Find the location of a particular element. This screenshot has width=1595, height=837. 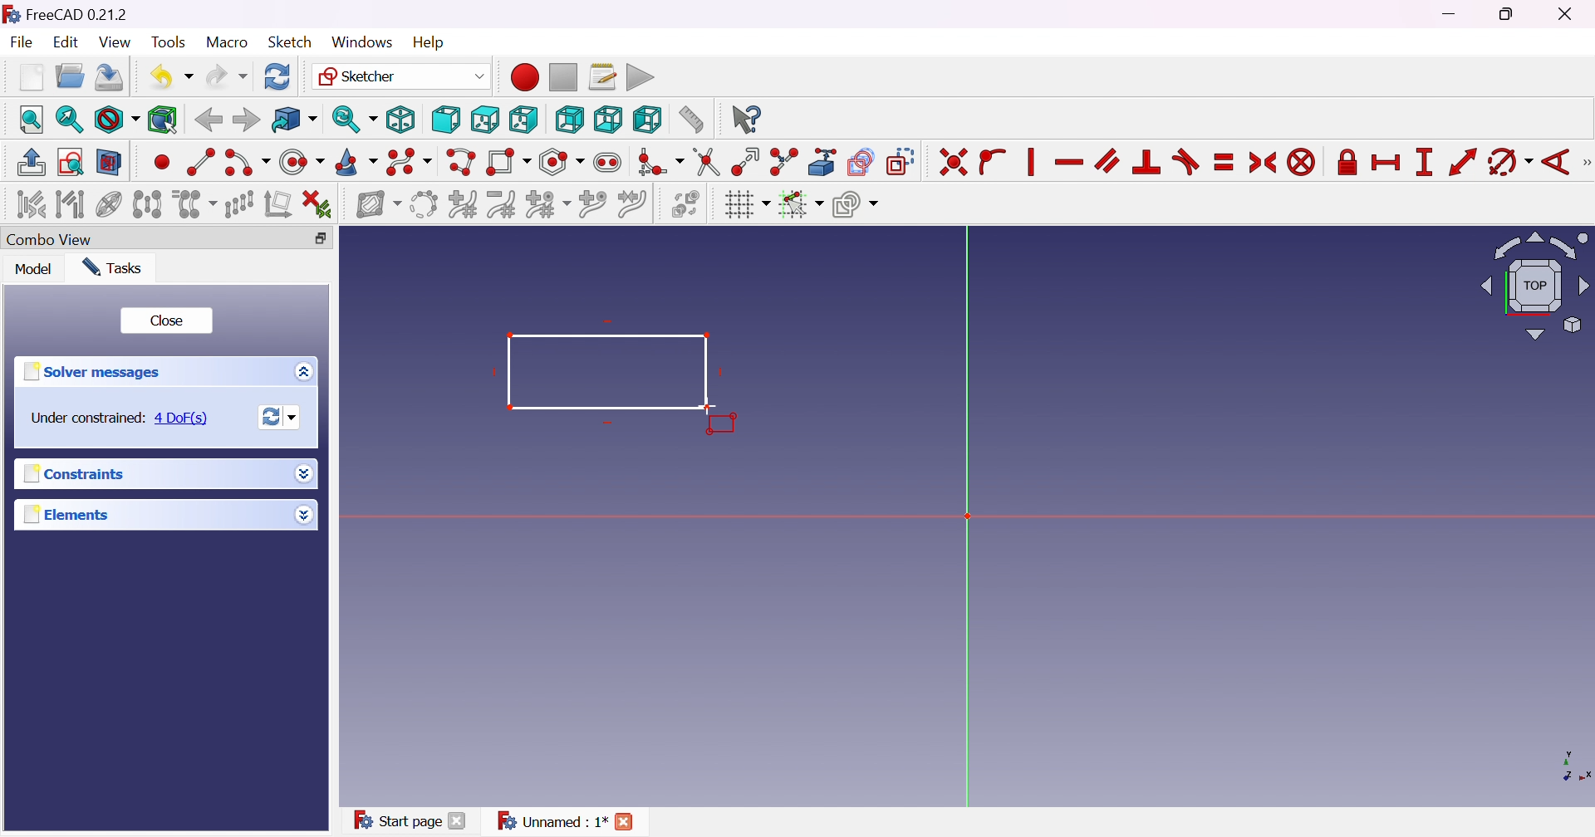

Constrain point onto object is located at coordinates (994, 164).